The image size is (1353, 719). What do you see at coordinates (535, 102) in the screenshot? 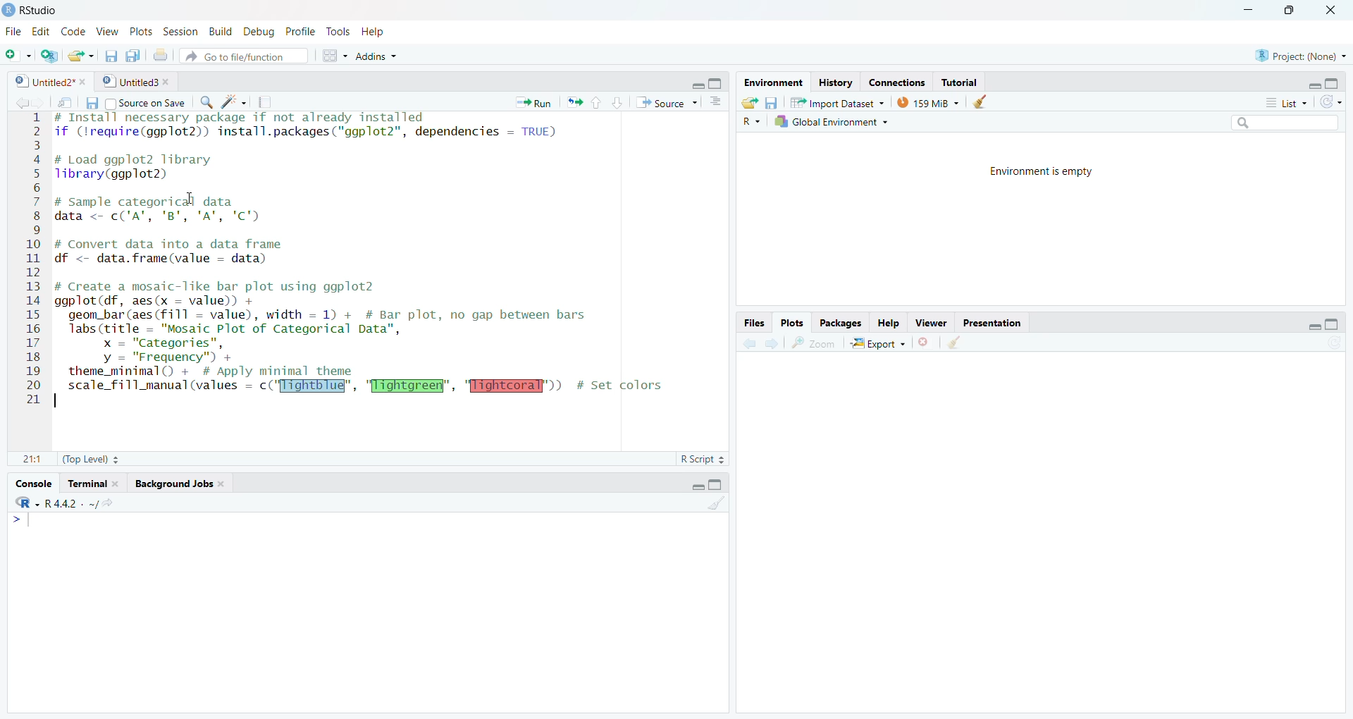
I see `Run` at bounding box center [535, 102].